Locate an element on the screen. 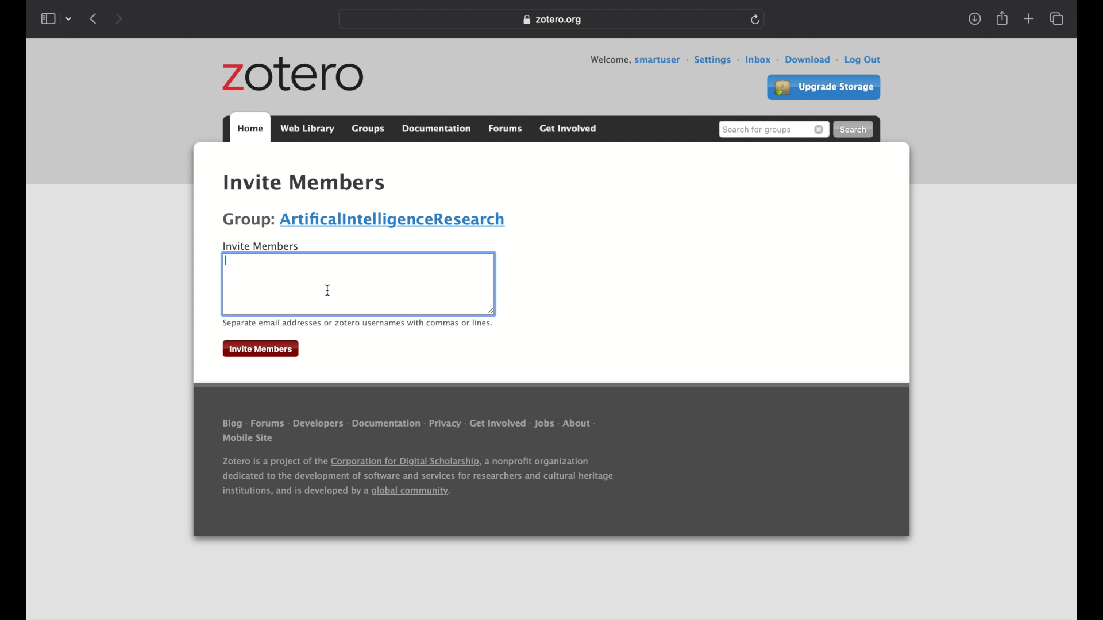 The image size is (1103, 620). settings is located at coordinates (717, 60).